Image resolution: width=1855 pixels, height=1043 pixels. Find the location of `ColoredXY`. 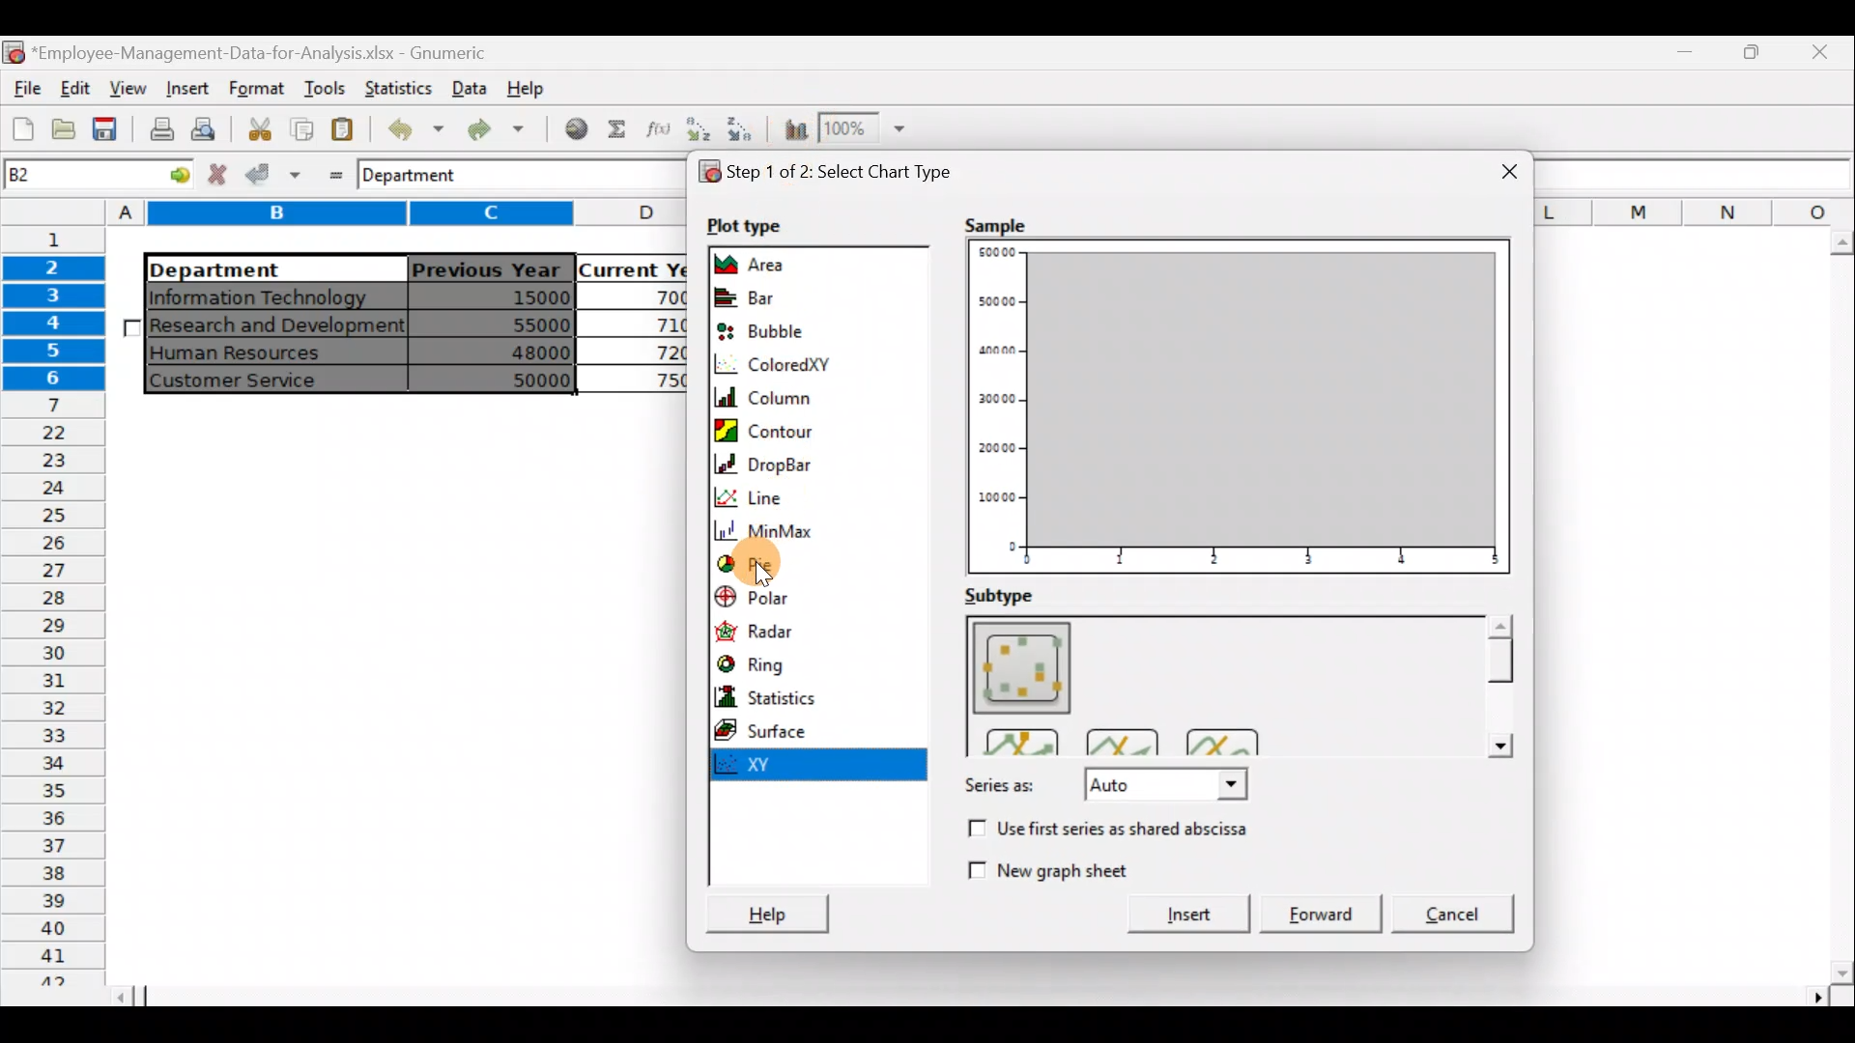

ColoredXY is located at coordinates (785, 364).